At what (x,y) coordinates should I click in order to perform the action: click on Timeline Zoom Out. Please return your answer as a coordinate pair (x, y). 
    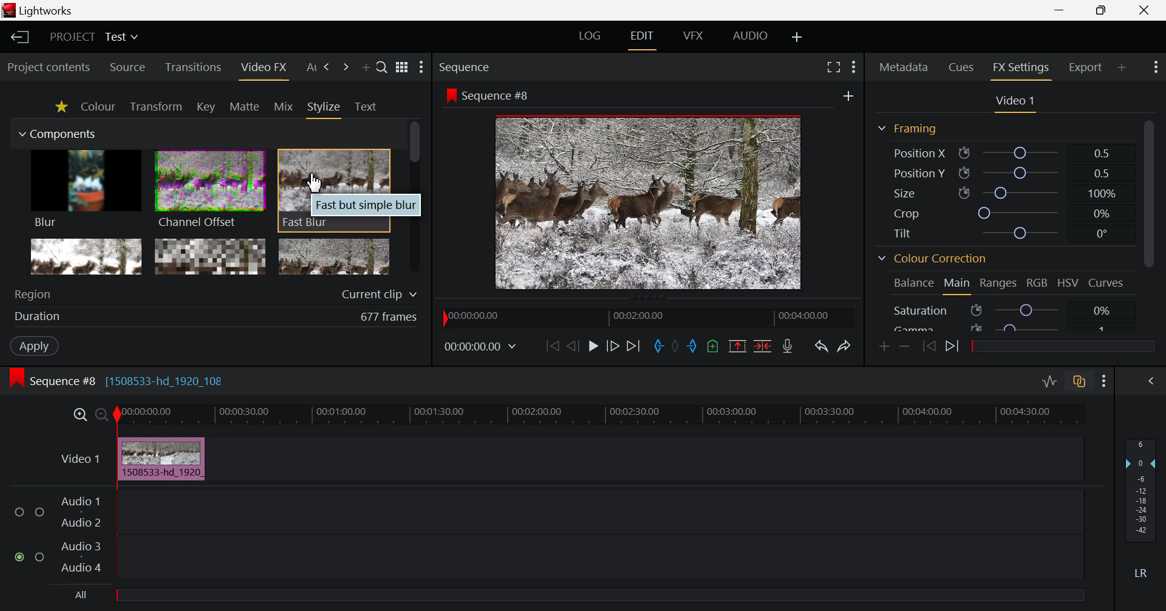
    Looking at the image, I should click on (100, 413).